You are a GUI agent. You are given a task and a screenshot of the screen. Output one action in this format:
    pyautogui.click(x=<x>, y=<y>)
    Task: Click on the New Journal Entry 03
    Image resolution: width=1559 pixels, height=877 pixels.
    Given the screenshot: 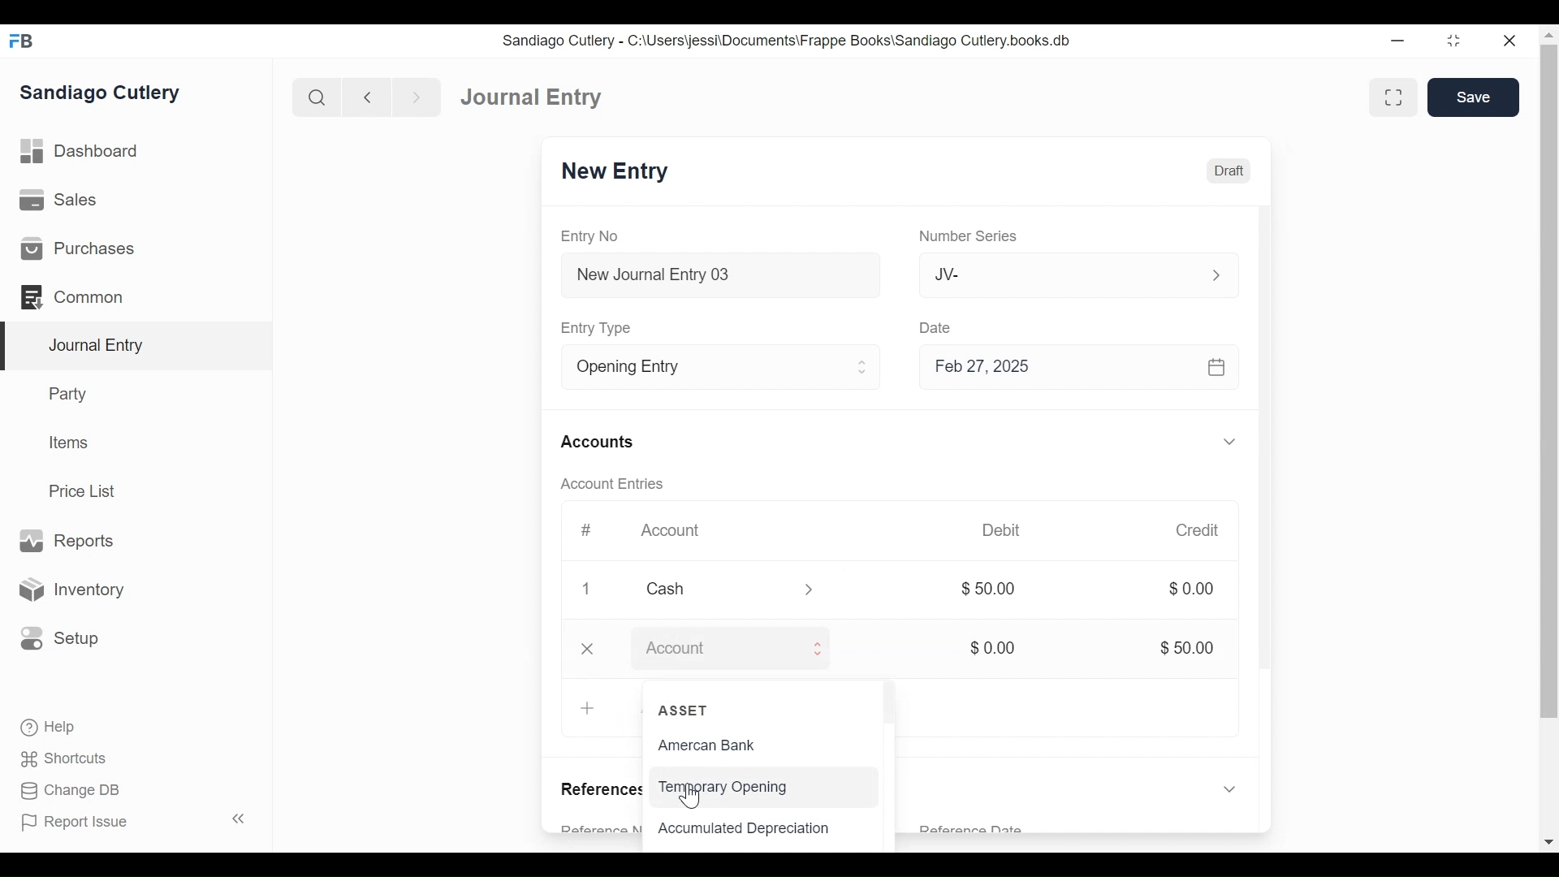 What is the action you would take?
    pyautogui.click(x=719, y=275)
    